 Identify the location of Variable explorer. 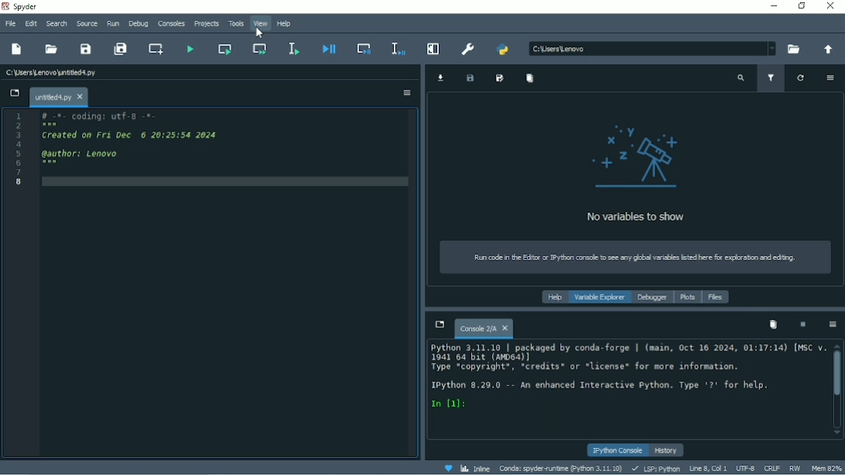
(600, 297).